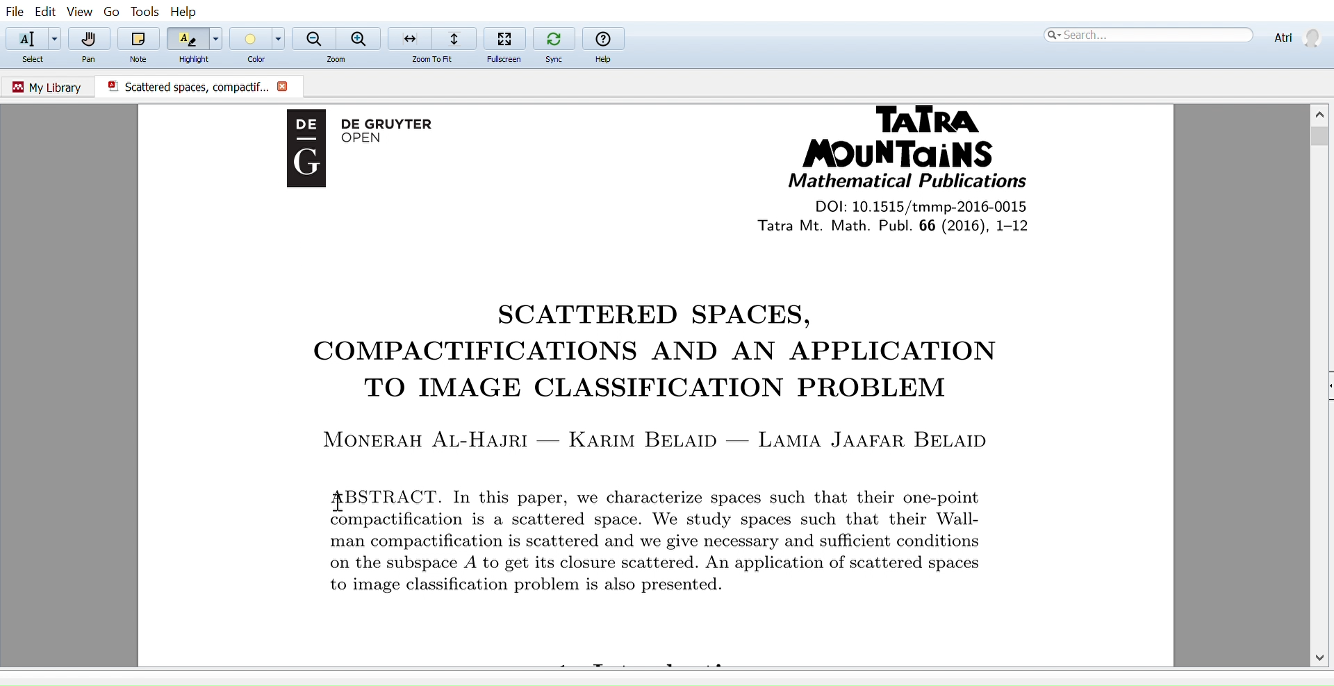  What do you see at coordinates (360, 38) in the screenshot?
I see `Zoom in` at bounding box center [360, 38].